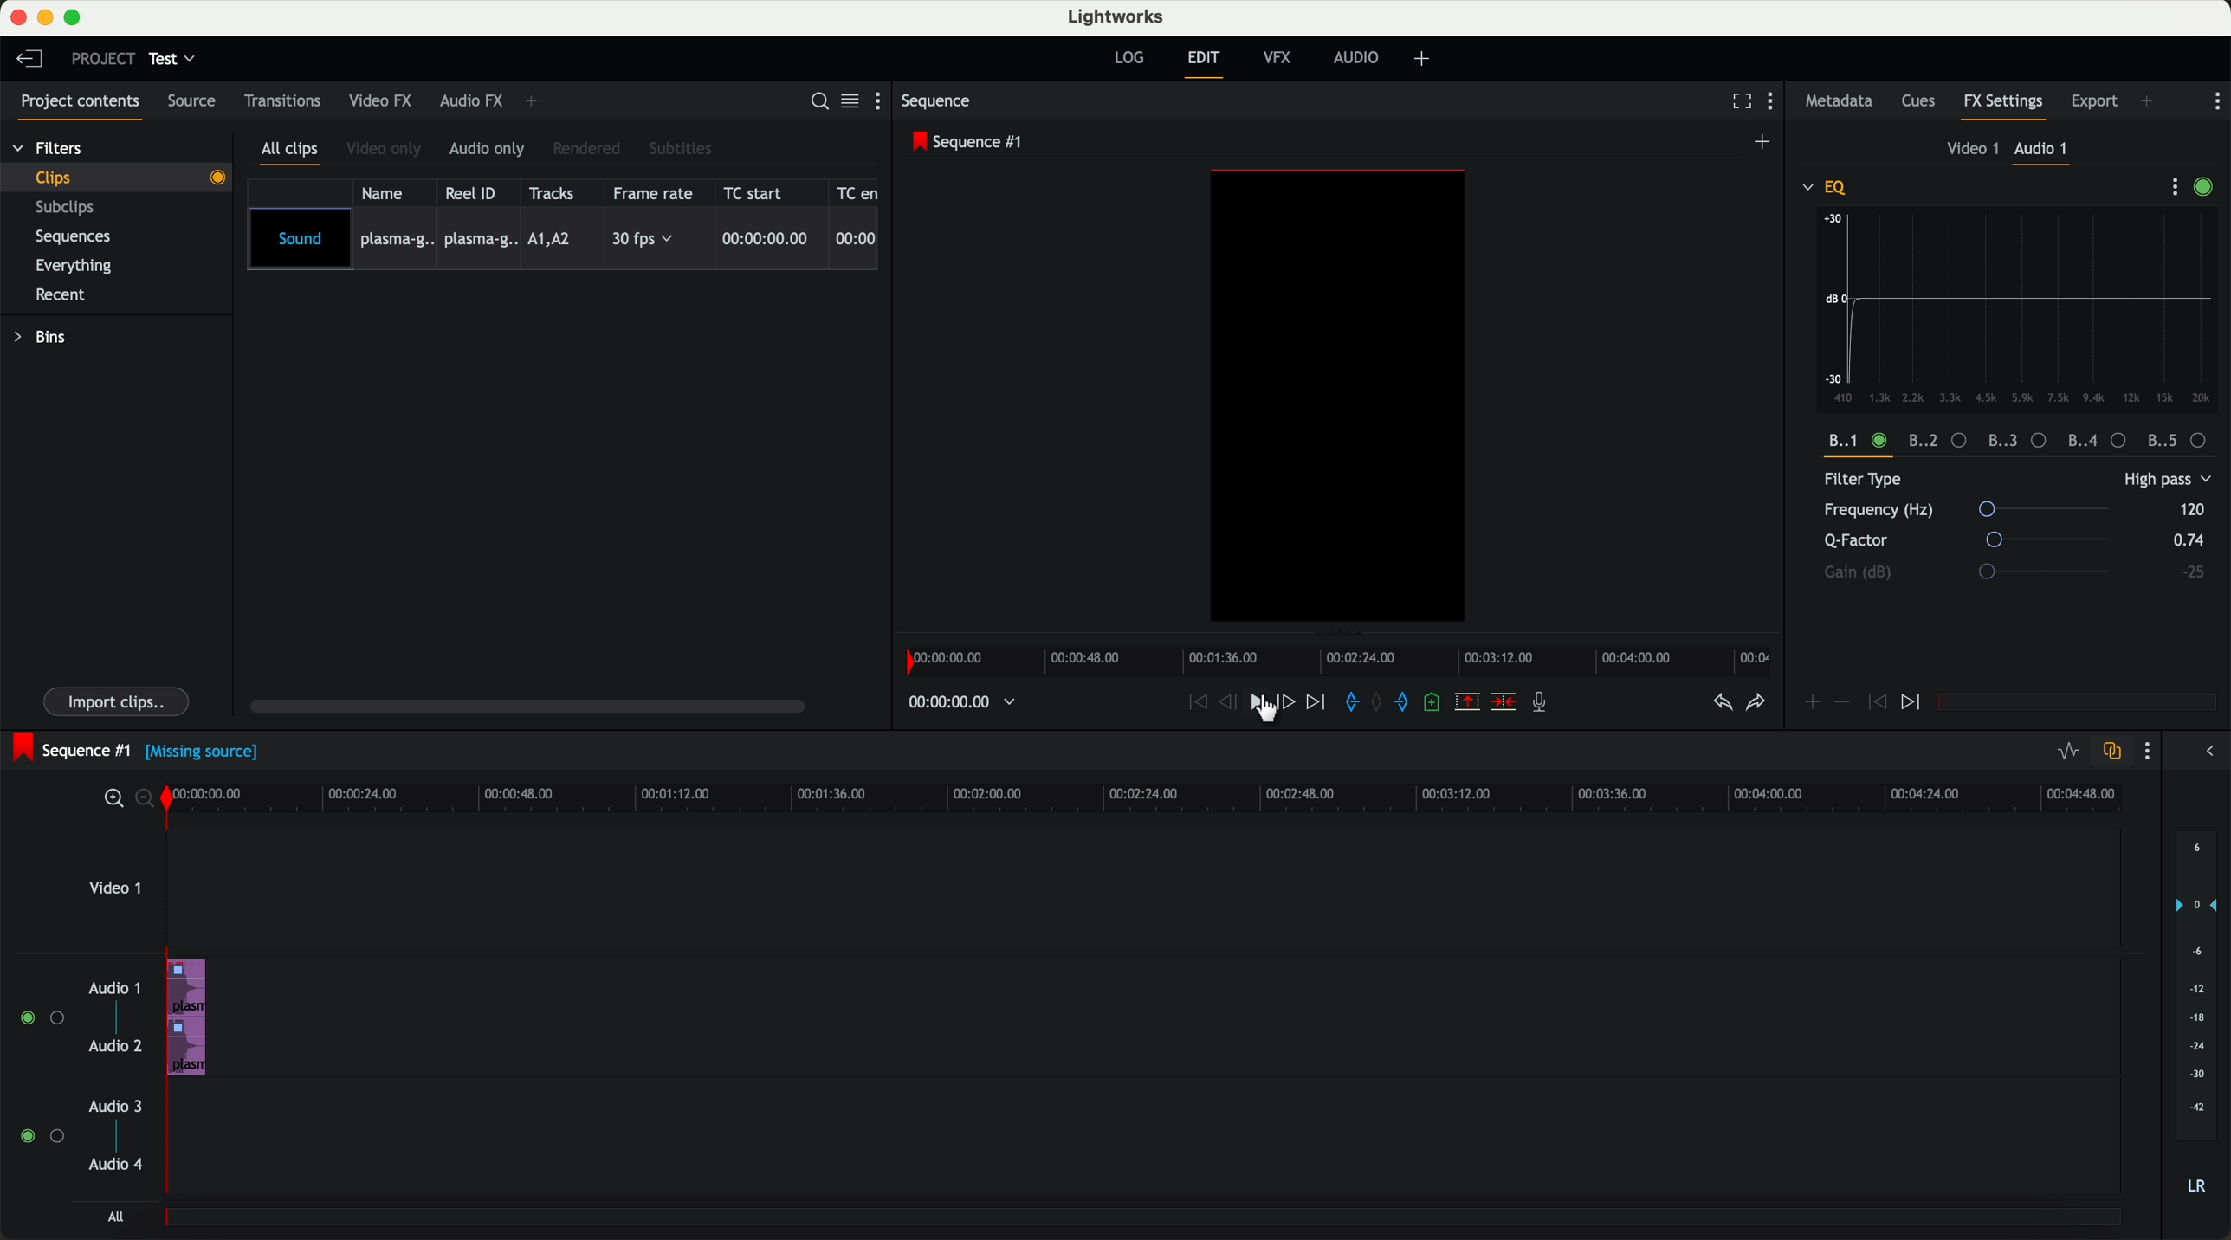 This screenshot has height=1240, width=2231. What do you see at coordinates (2004, 104) in the screenshot?
I see `FX settings` at bounding box center [2004, 104].